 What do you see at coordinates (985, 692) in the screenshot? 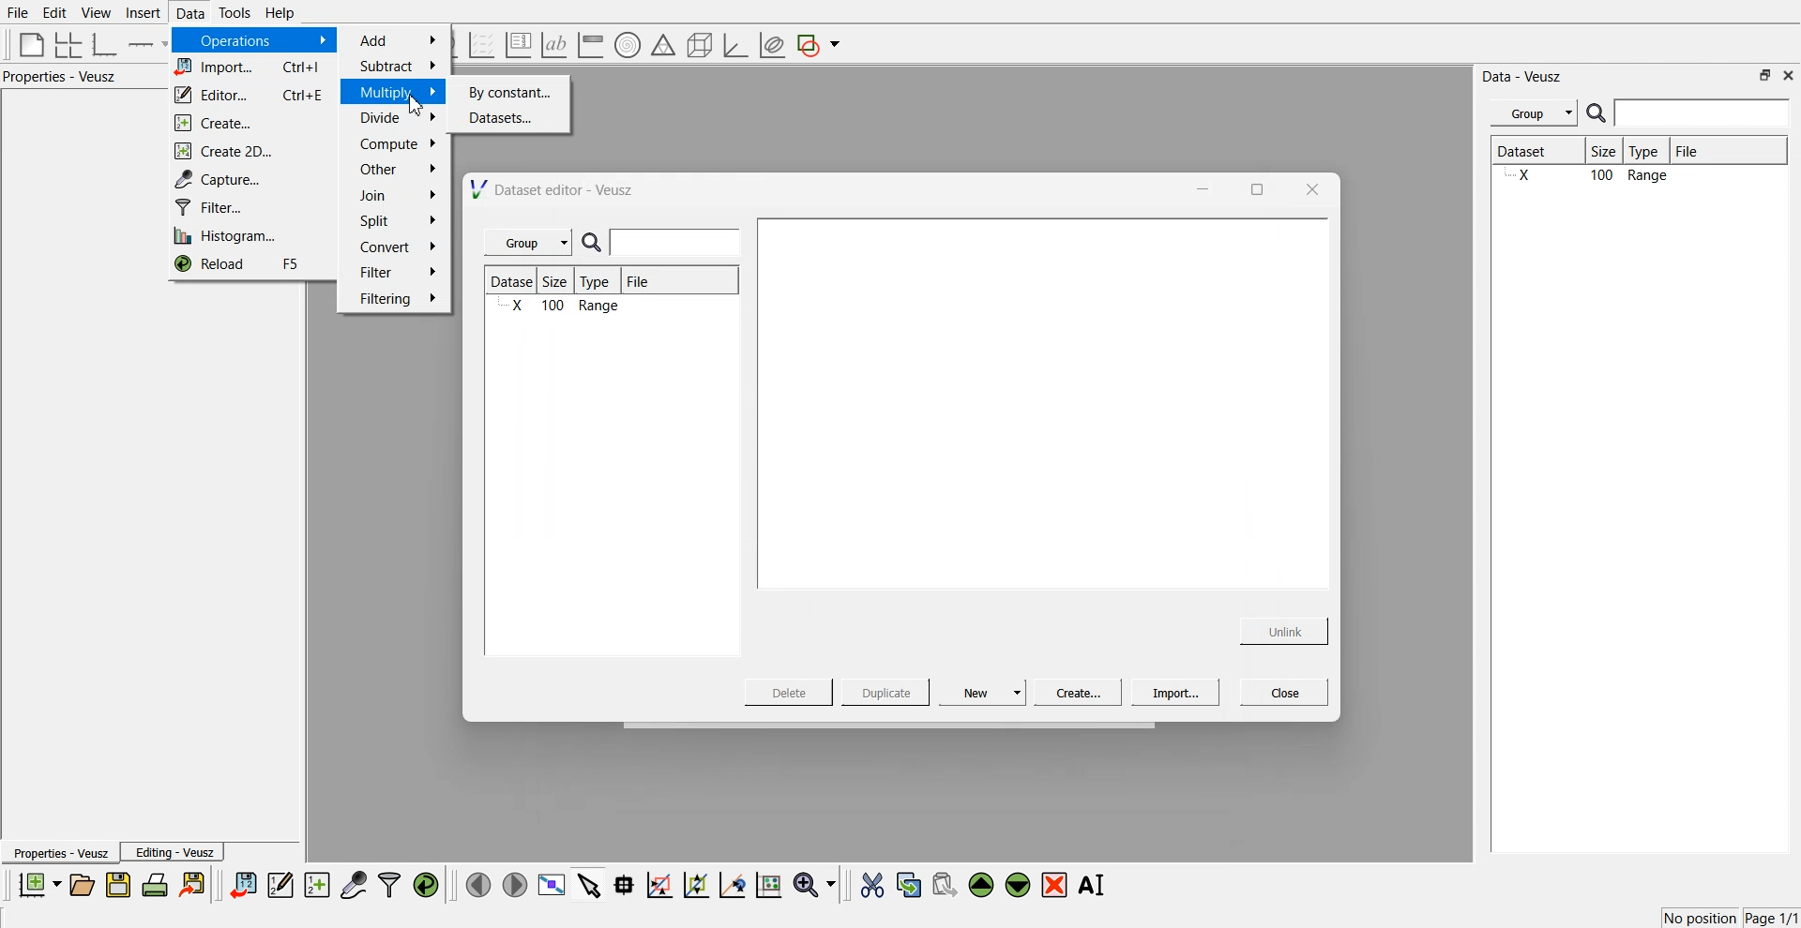
I see `New` at bounding box center [985, 692].